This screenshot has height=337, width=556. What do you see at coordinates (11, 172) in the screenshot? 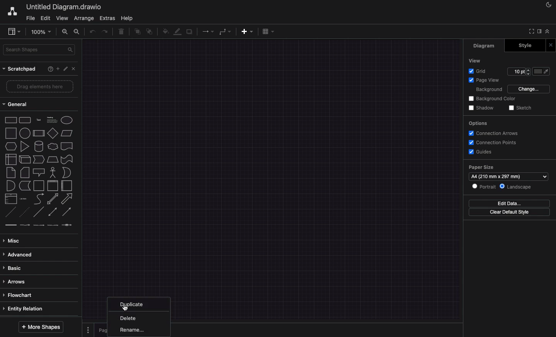
I see `note` at bounding box center [11, 172].